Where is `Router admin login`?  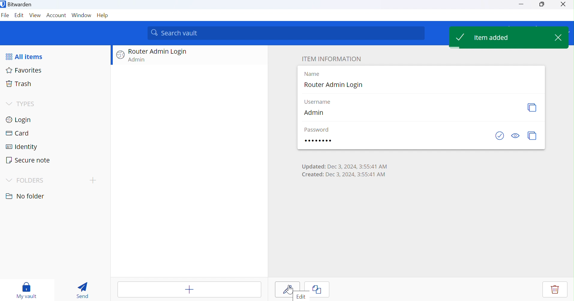
Router admin login is located at coordinates (159, 51).